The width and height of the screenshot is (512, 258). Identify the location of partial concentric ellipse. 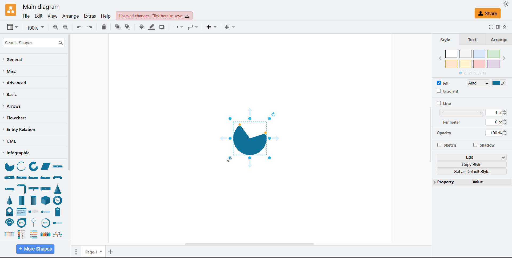
(58, 200).